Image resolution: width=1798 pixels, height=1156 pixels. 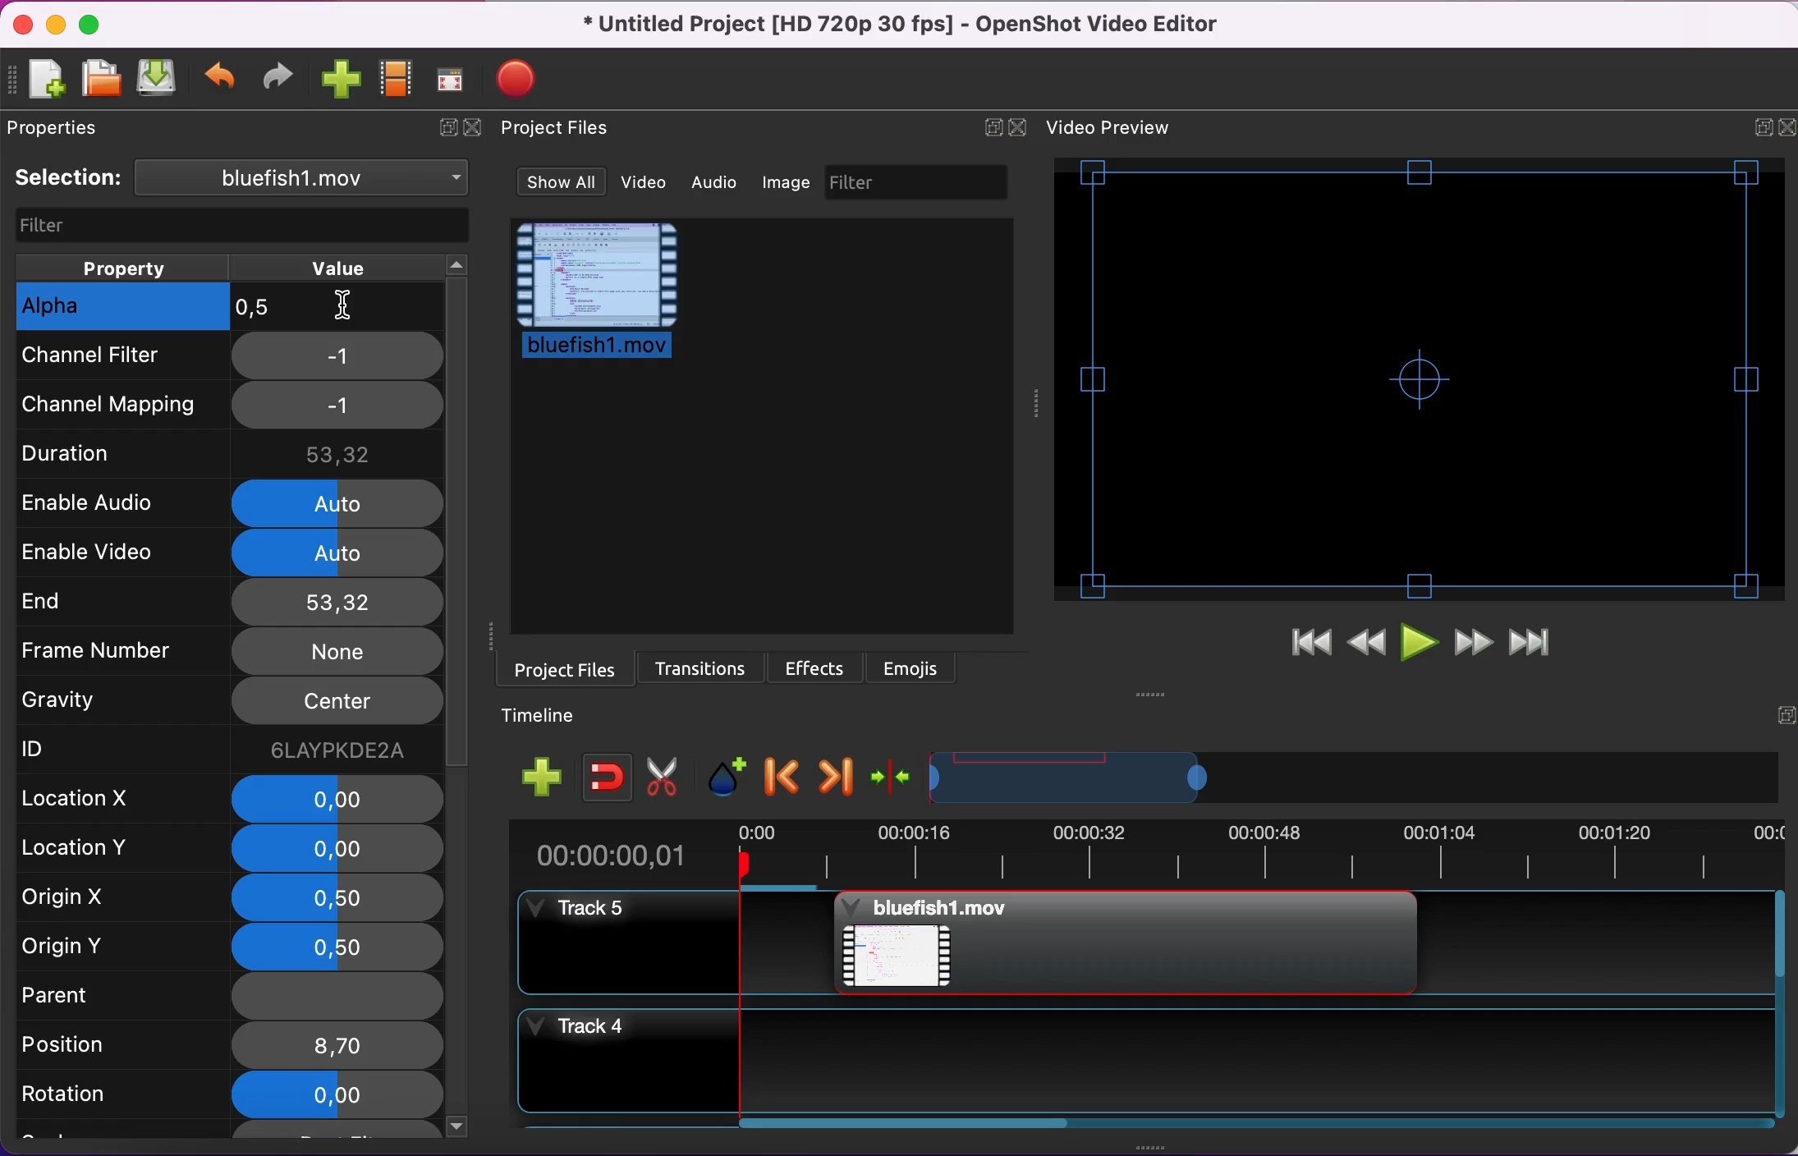 I want to click on minimize, so click(x=55, y=25).